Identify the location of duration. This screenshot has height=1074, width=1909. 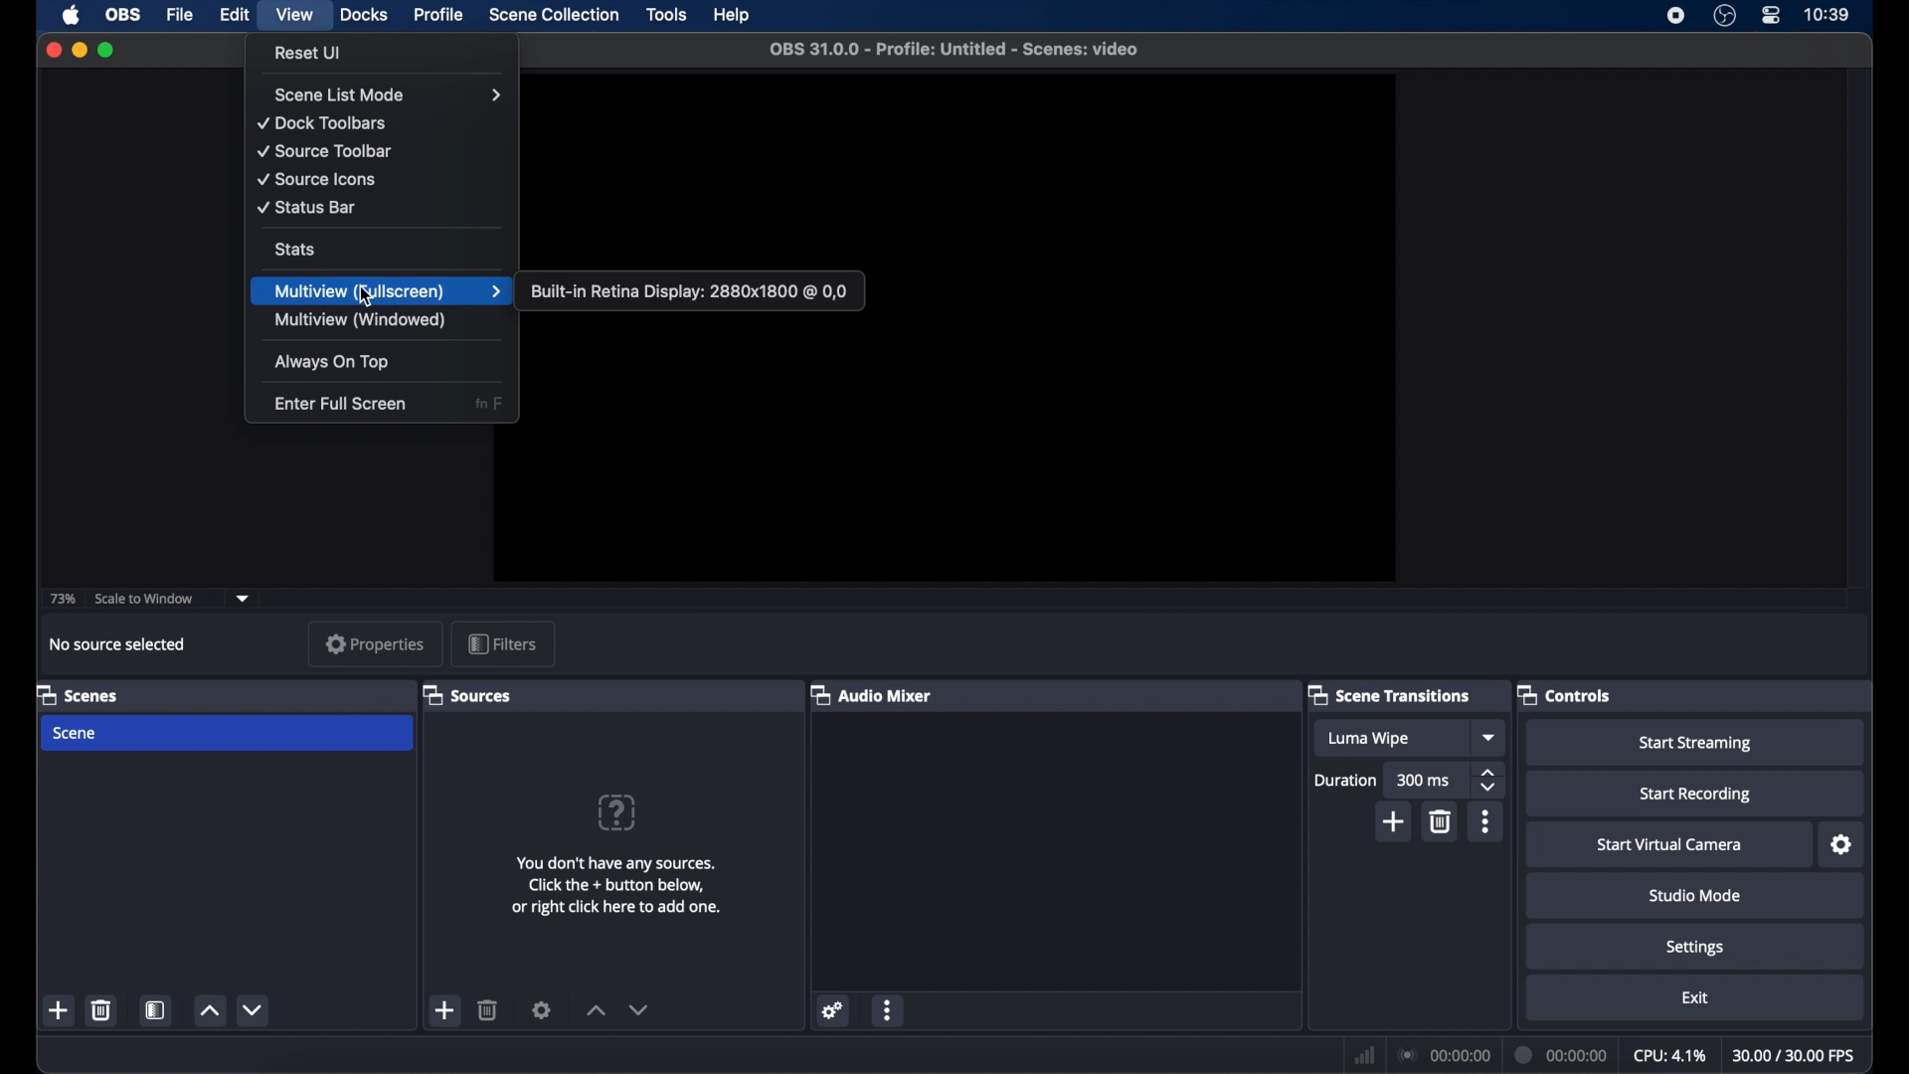
(1344, 780).